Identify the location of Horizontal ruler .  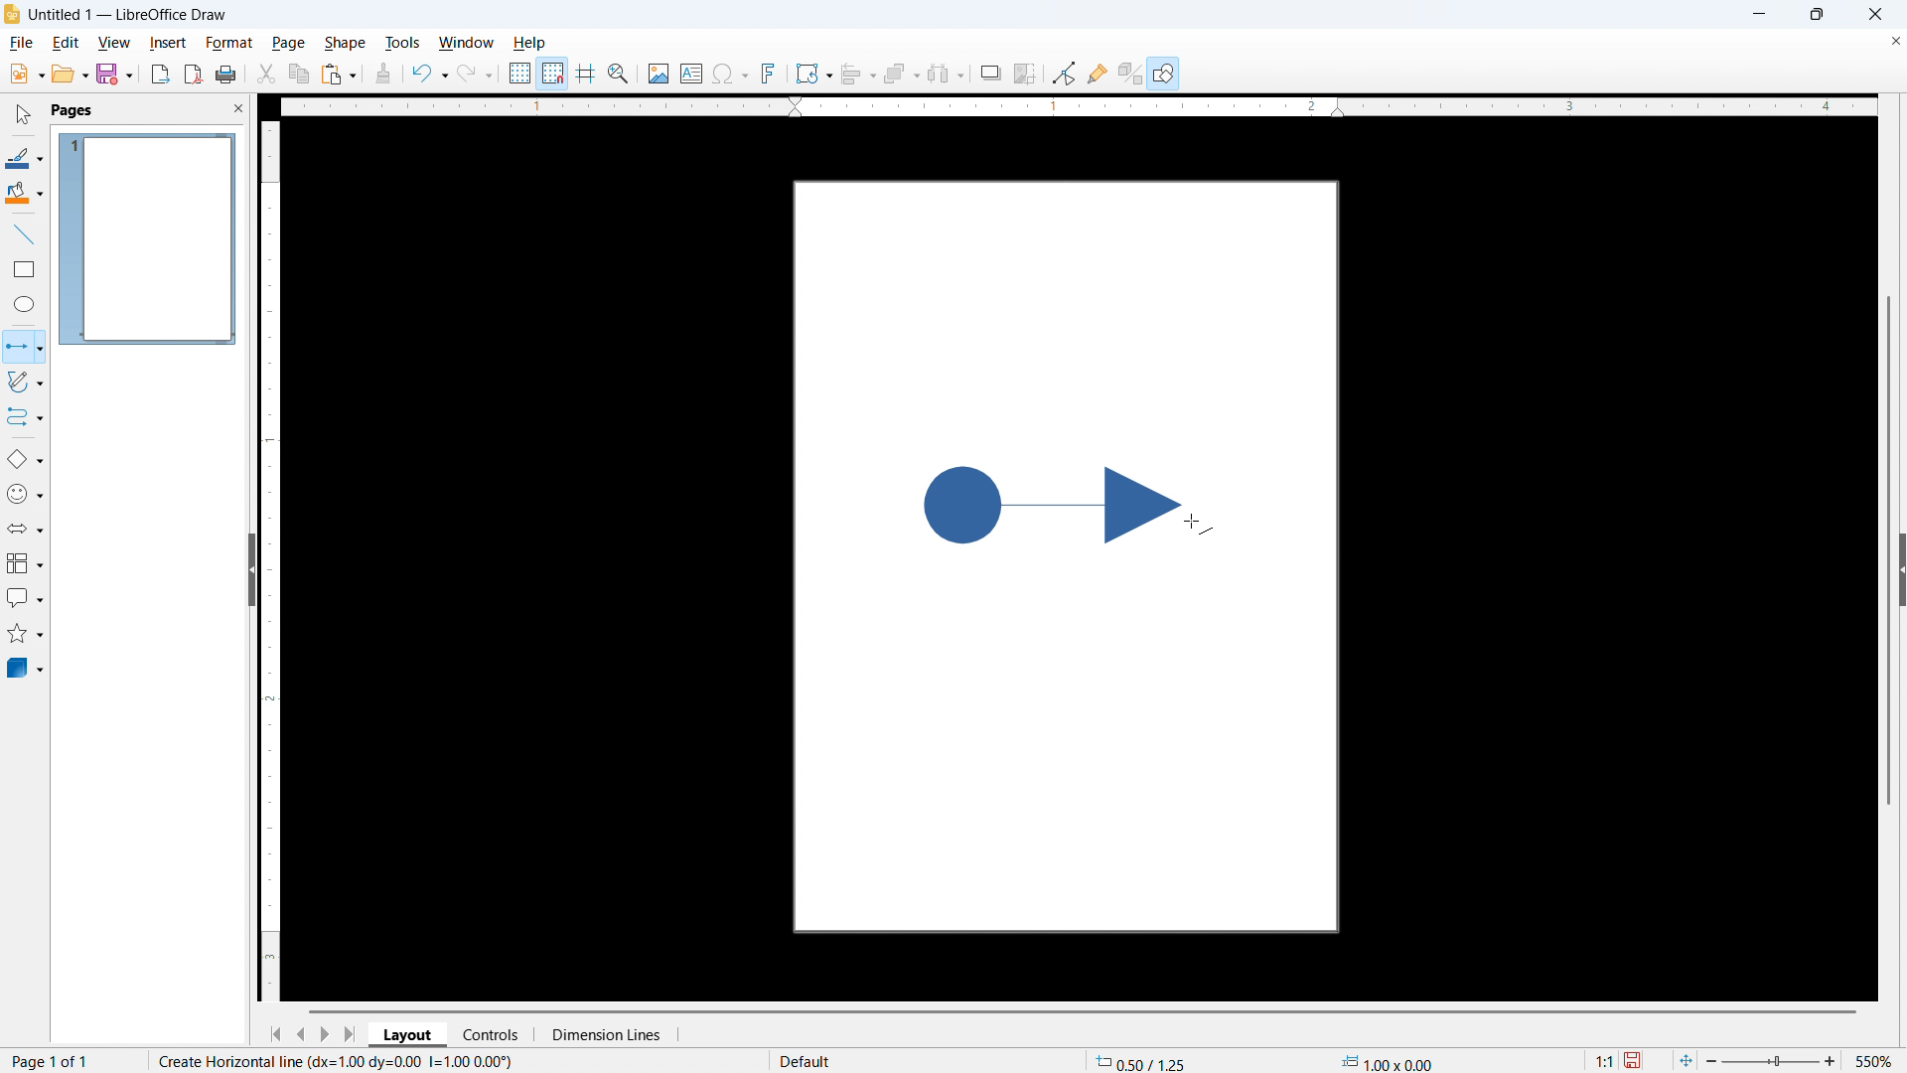
(1078, 106).